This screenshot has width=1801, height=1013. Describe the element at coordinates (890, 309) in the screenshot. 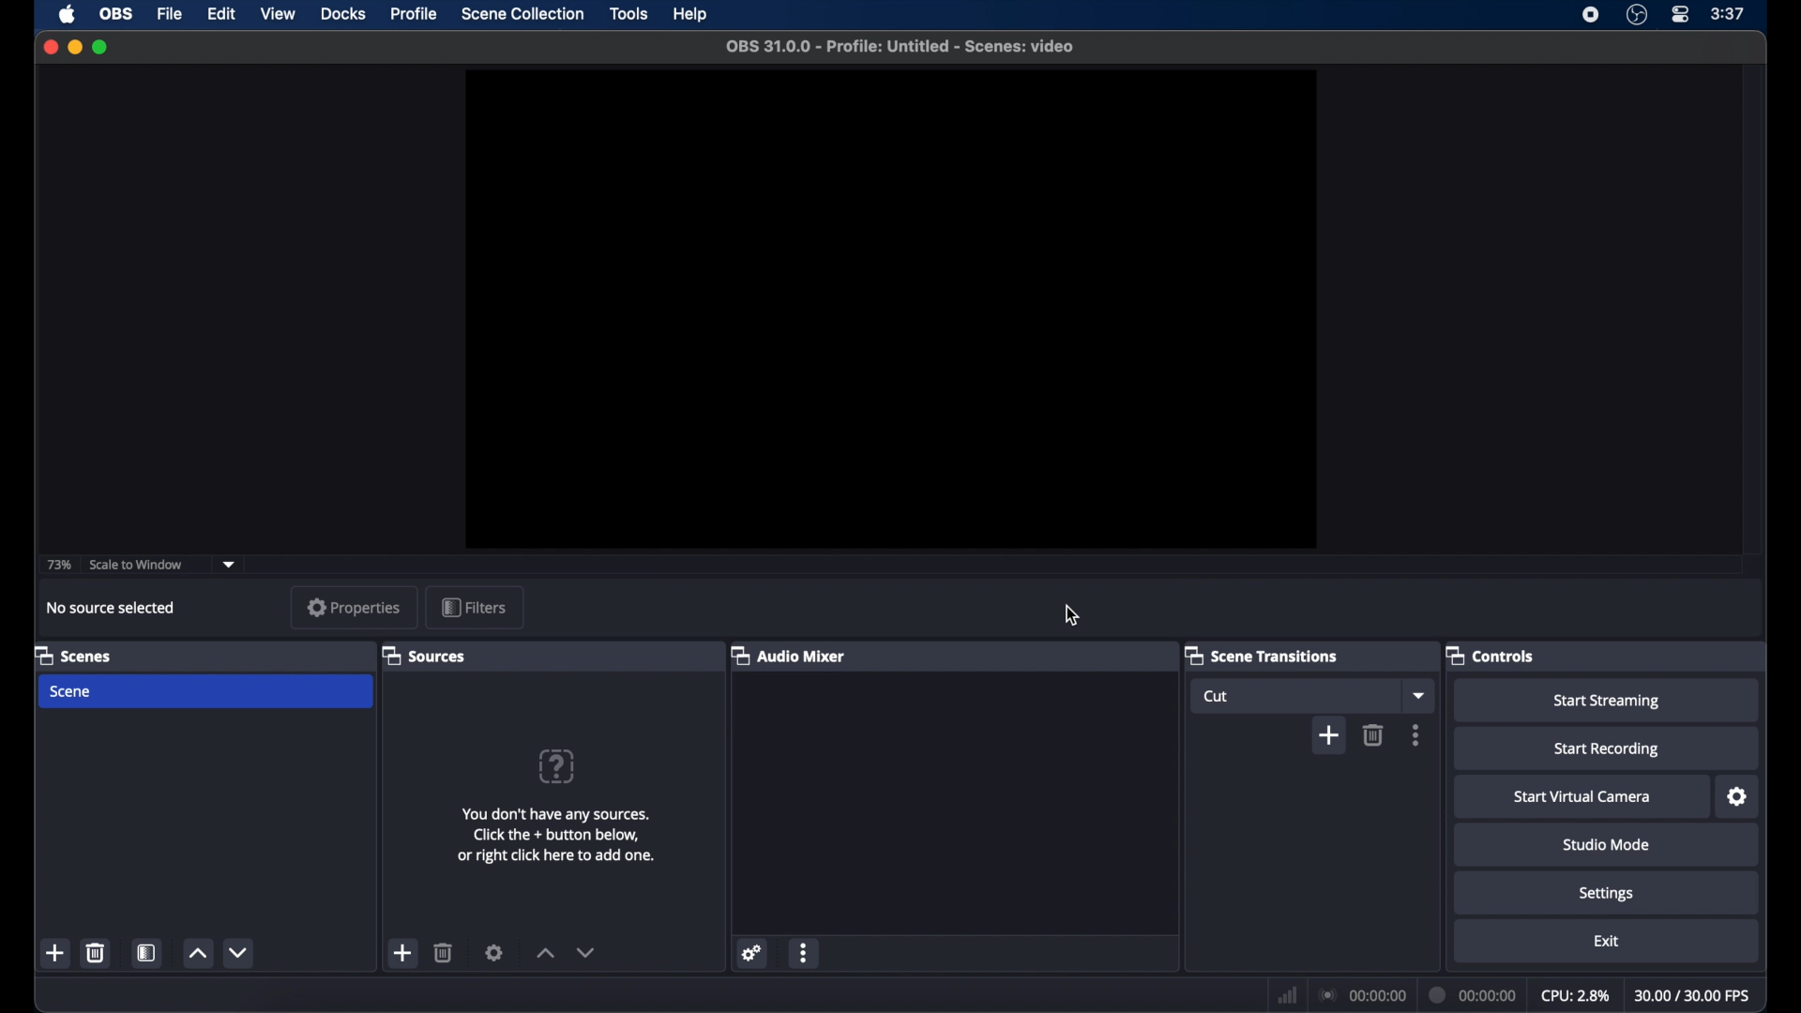

I see `preview` at that location.